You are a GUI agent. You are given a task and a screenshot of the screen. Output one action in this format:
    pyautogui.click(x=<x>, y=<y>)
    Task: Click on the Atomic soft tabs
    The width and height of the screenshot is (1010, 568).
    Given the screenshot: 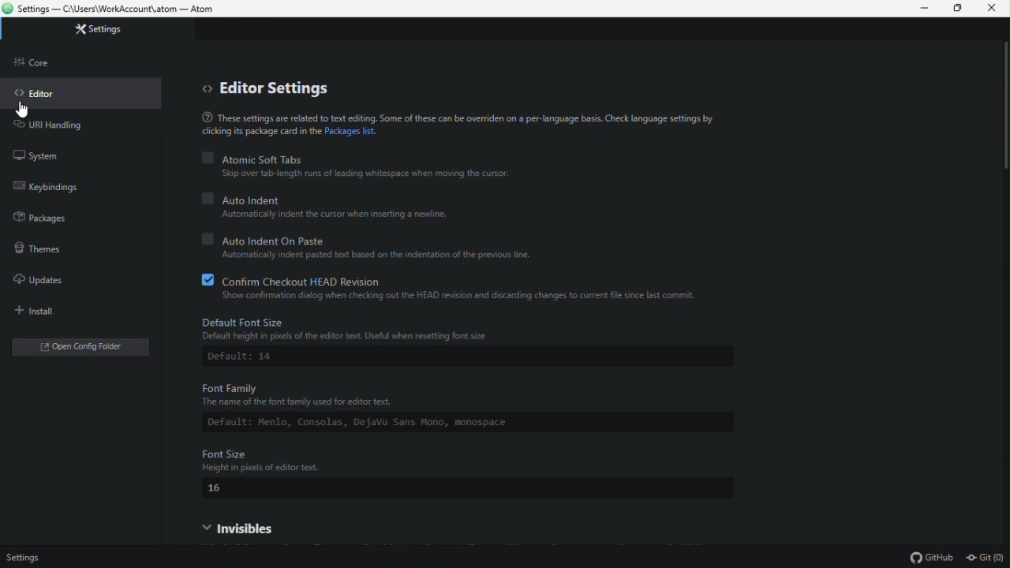 What is the action you would take?
    pyautogui.click(x=355, y=158)
    